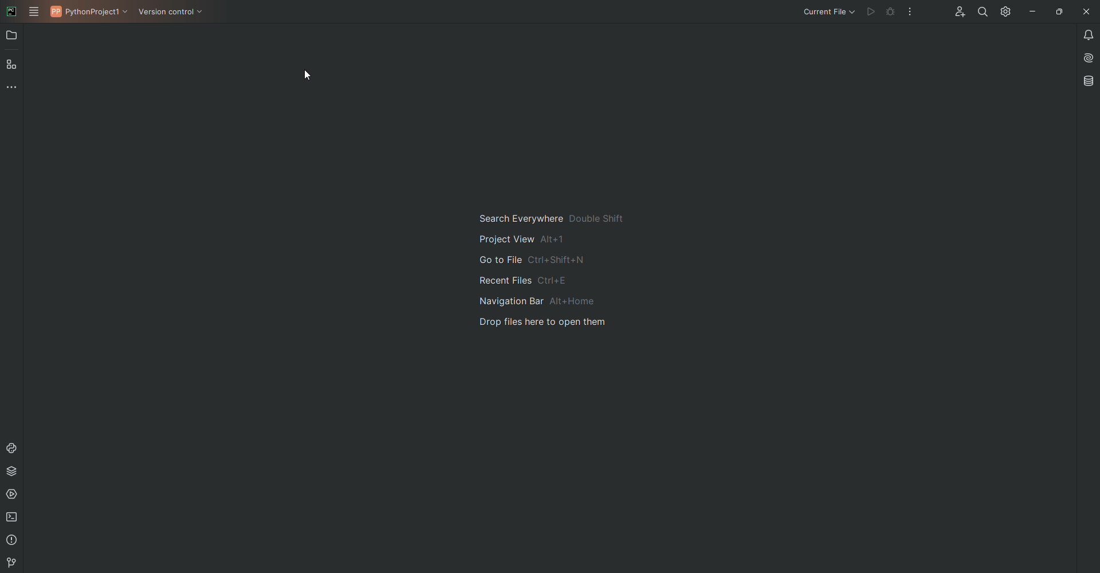 The image size is (1100, 573). What do you see at coordinates (956, 13) in the screenshot?
I see `Code With Me` at bounding box center [956, 13].